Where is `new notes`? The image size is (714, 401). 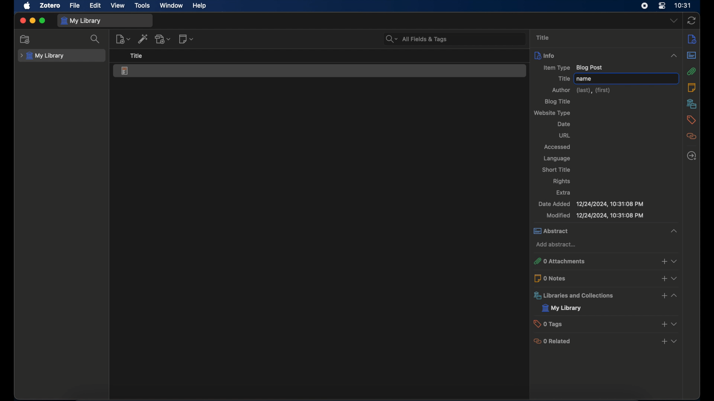
new notes is located at coordinates (186, 39).